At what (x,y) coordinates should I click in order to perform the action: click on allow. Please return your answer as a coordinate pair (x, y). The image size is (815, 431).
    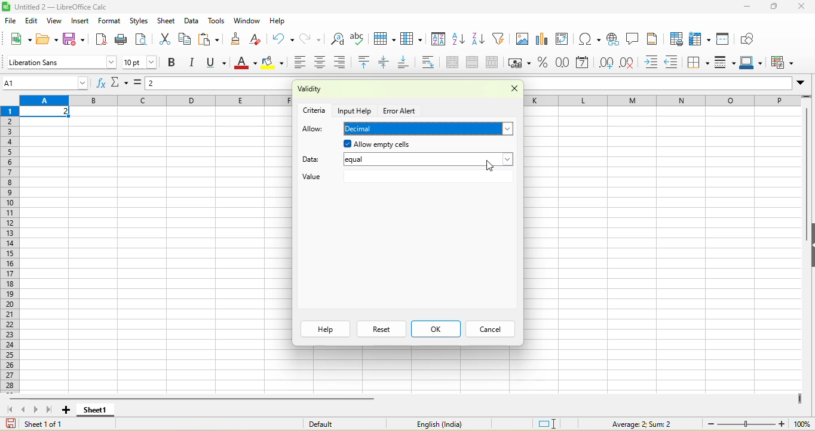
    Looking at the image, I should click on (313, 130).